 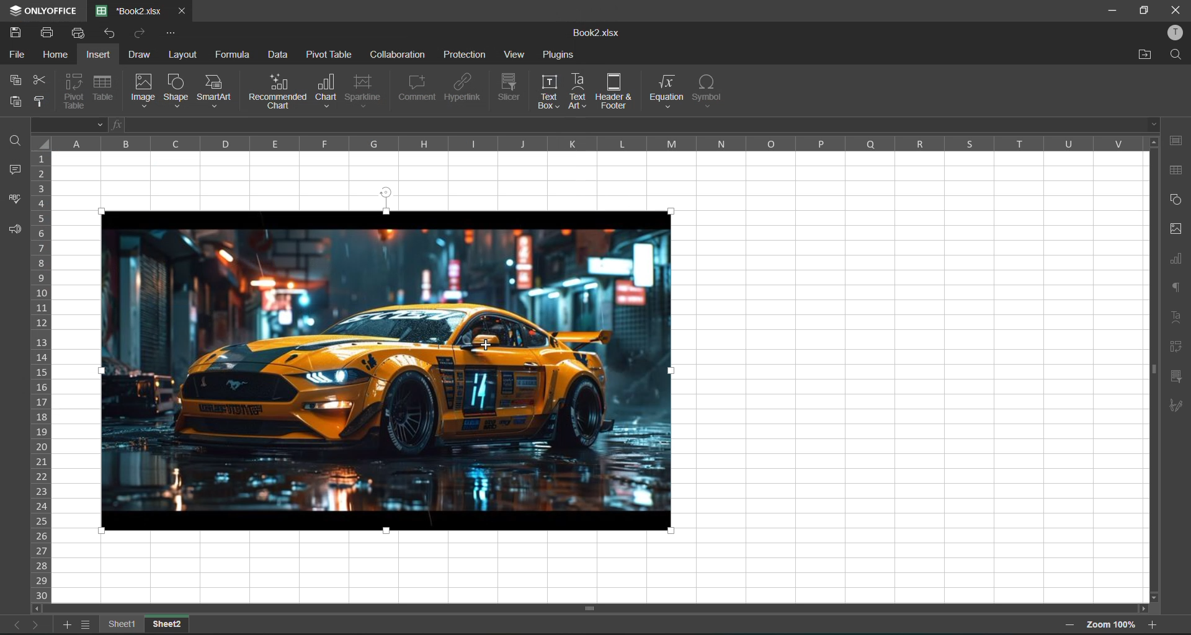 I want to click on data, so click(x=280, y=55).